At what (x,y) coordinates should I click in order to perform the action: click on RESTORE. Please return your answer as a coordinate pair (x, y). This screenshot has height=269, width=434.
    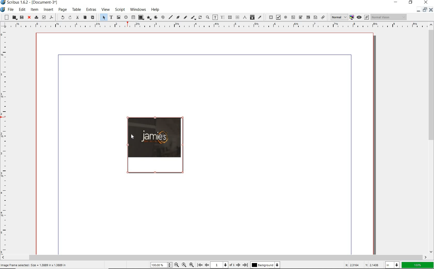
    Looking at the image, I should click on (411, 3).